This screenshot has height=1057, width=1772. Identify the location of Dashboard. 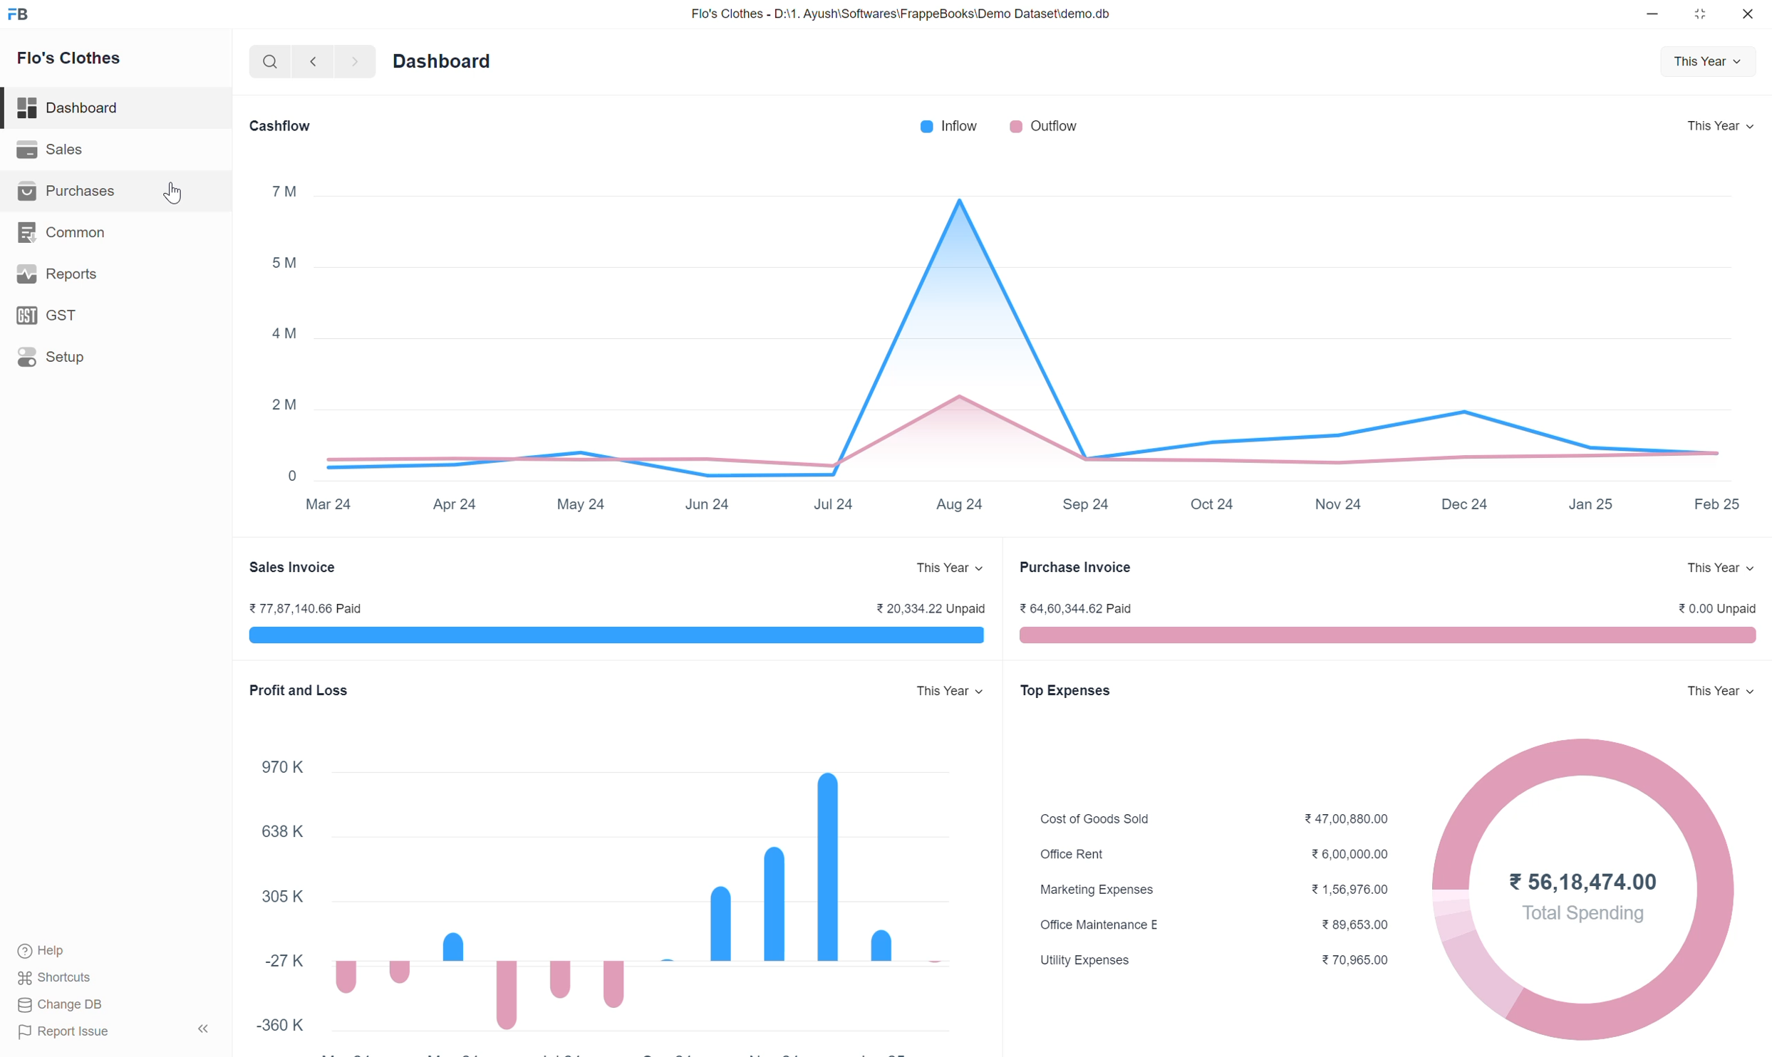
(445, 60).